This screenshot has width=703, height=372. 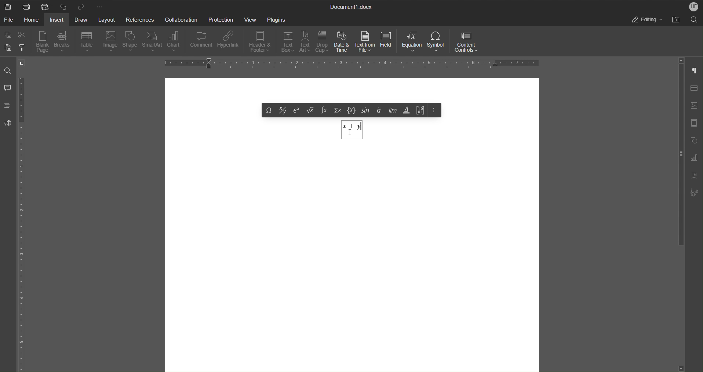 I want to click on Hyperlink, so click(x=230, y=42).